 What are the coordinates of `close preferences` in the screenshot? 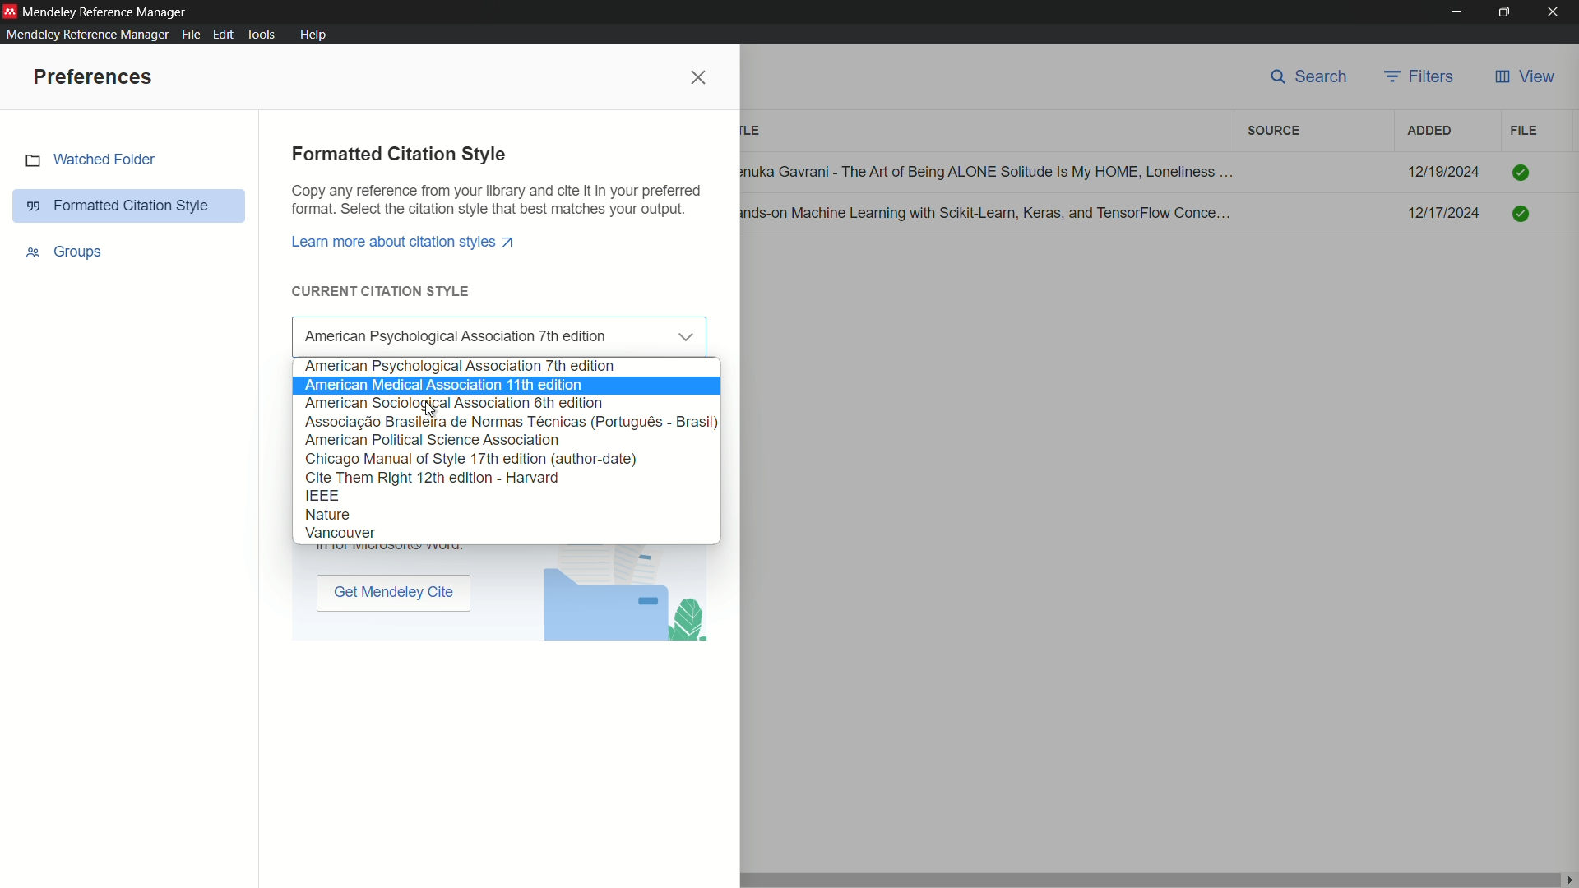 It's located at (700, 78).